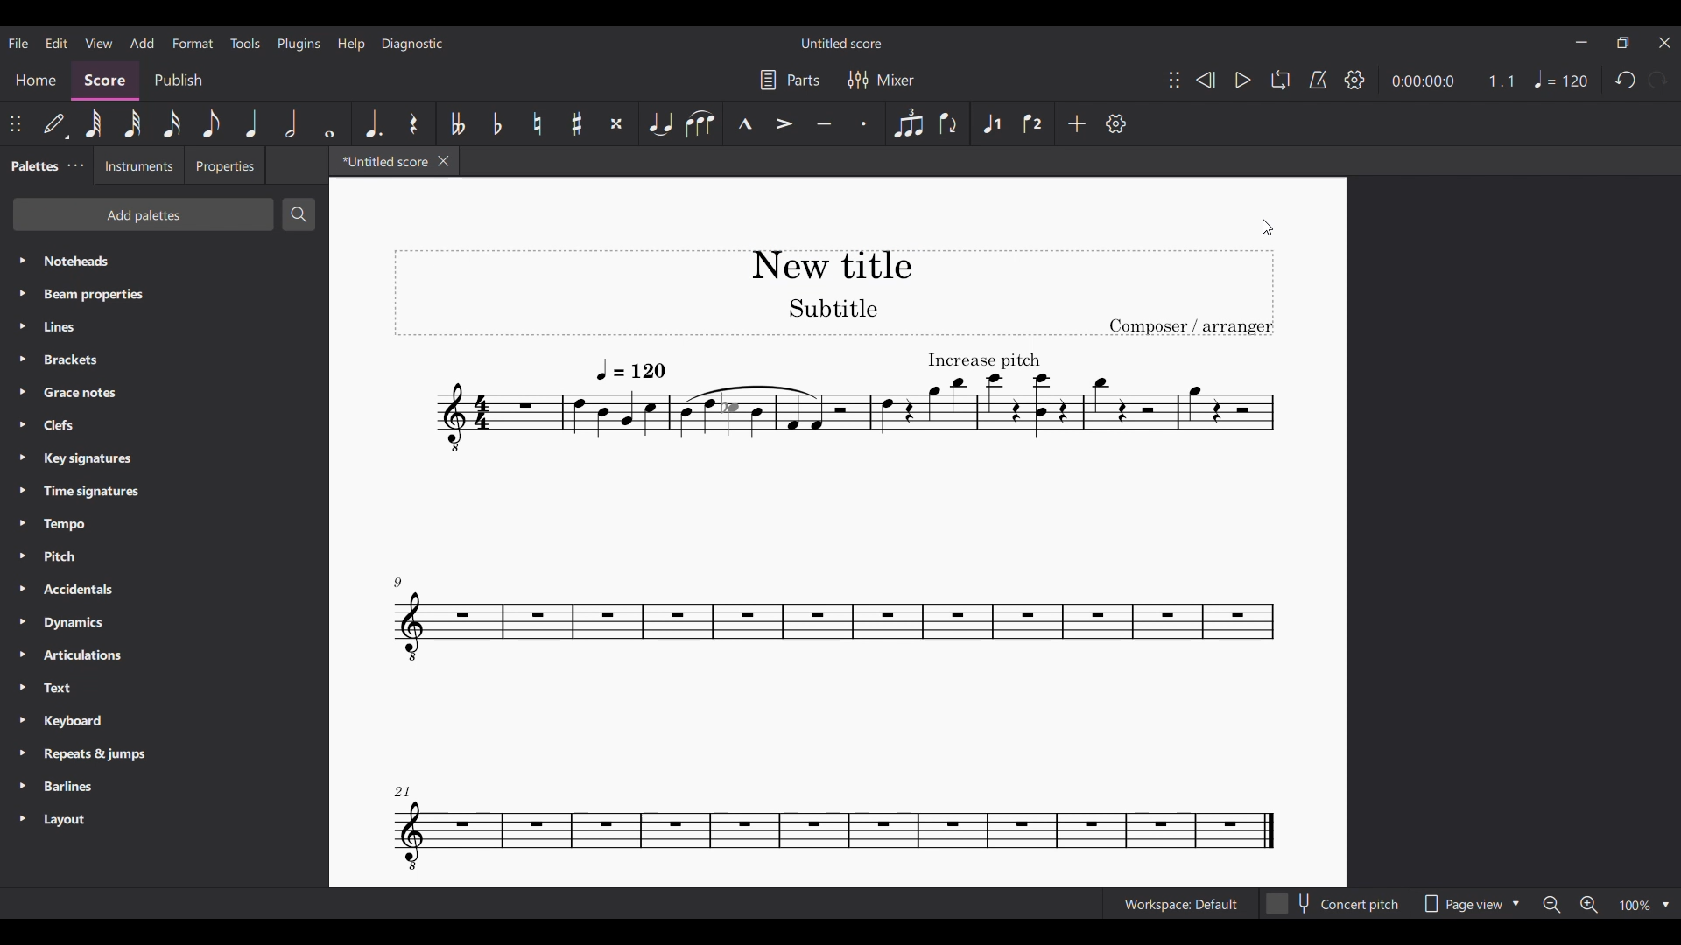 The height and width of the screenshot is (945, 1681). What do you see at coordinates (165, 360) in the screenshot?
I see `Brackets` at bounding box center [165, 360].